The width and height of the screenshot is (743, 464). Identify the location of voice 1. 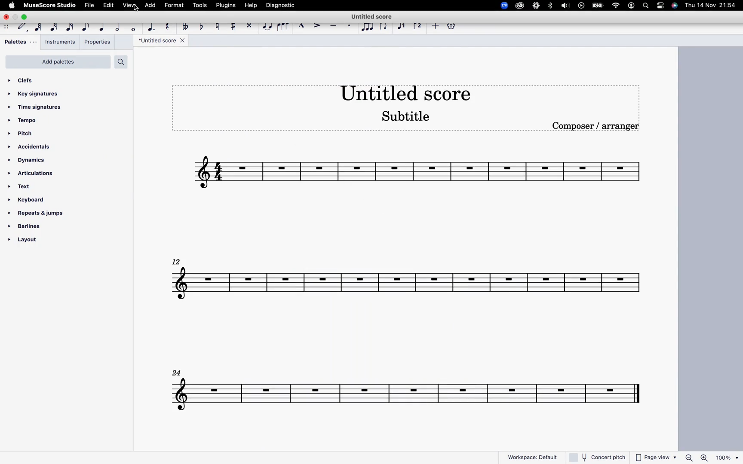
(400, 27).